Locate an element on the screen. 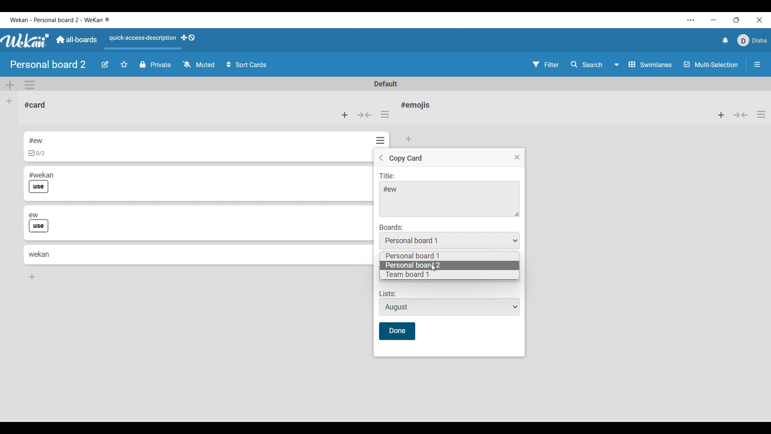  Change dimension of title menu is located at coordinates (517, 214).